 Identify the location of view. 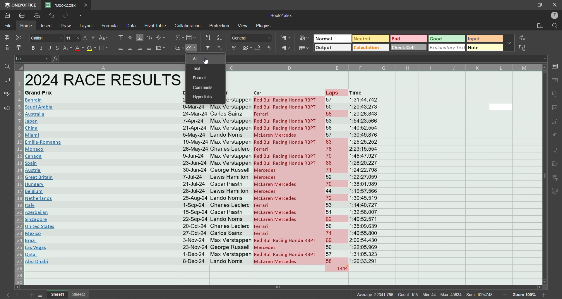
(244, 25).